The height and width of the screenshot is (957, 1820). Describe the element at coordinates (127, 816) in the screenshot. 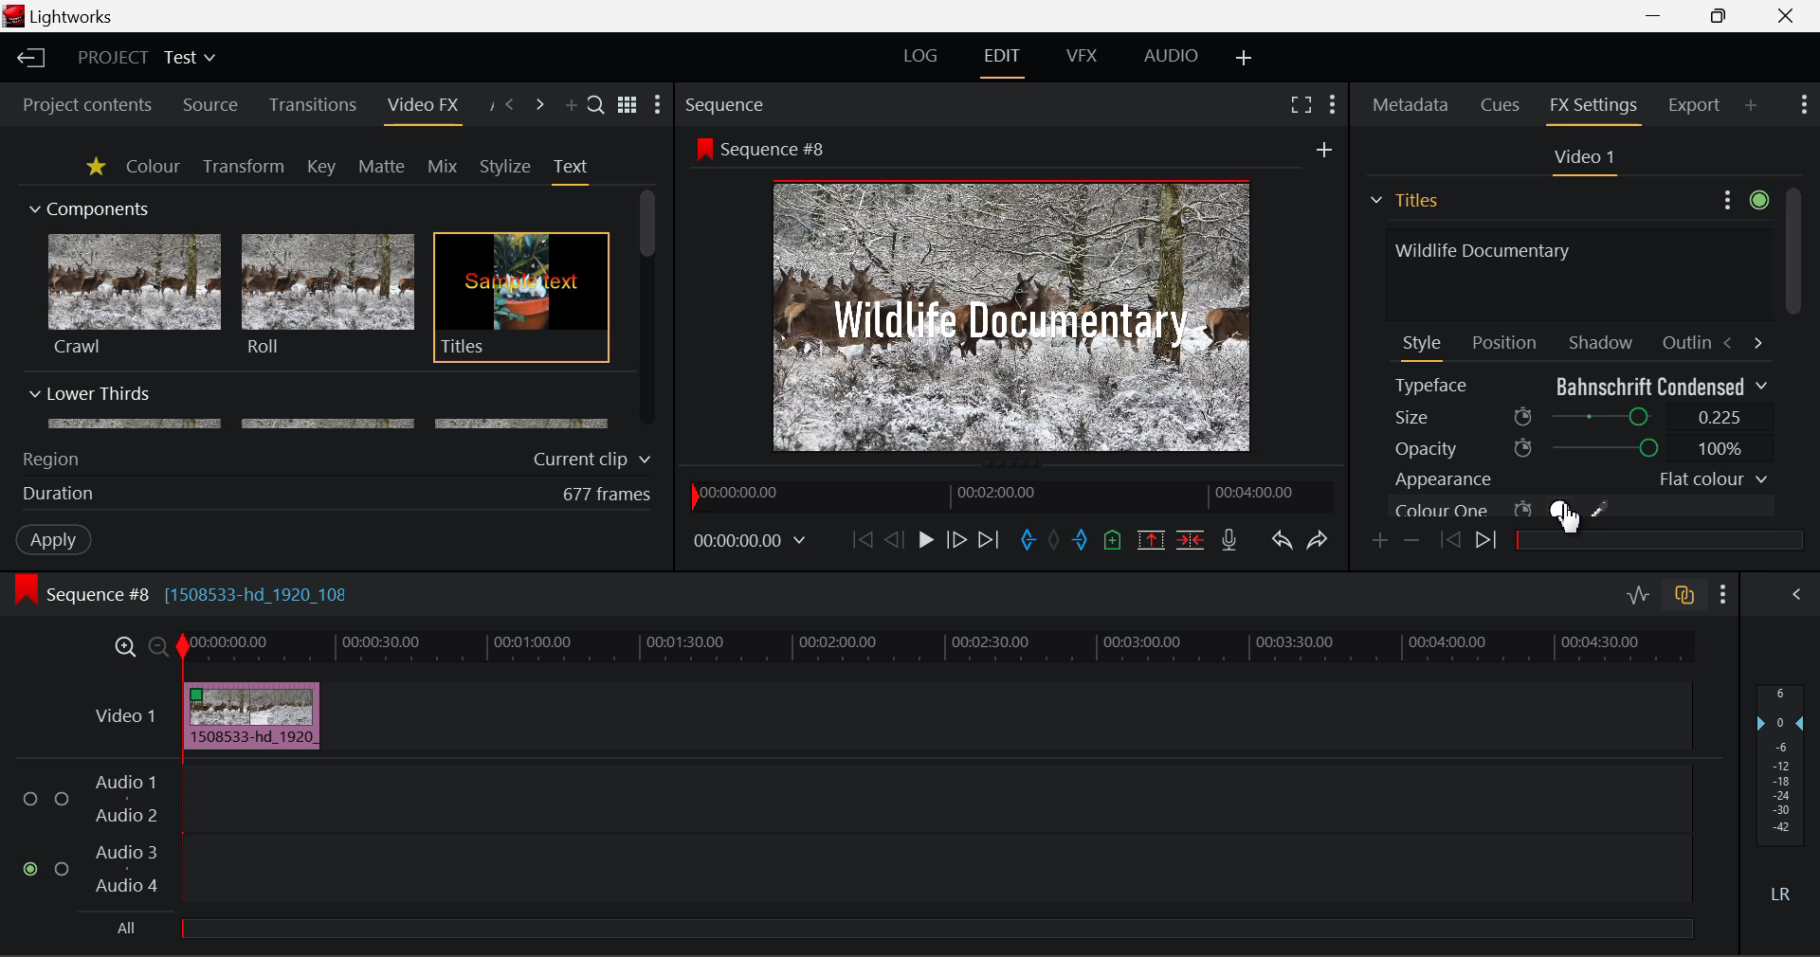

I see `Audio 2` at that location.